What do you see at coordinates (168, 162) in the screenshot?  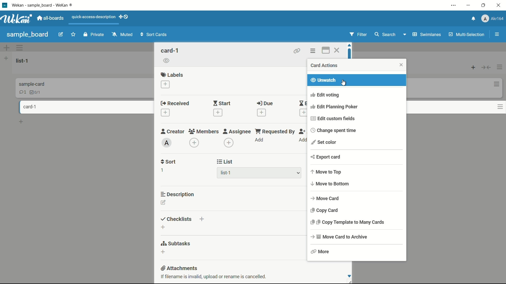 I see `sort` at bounding box center [168, 162].